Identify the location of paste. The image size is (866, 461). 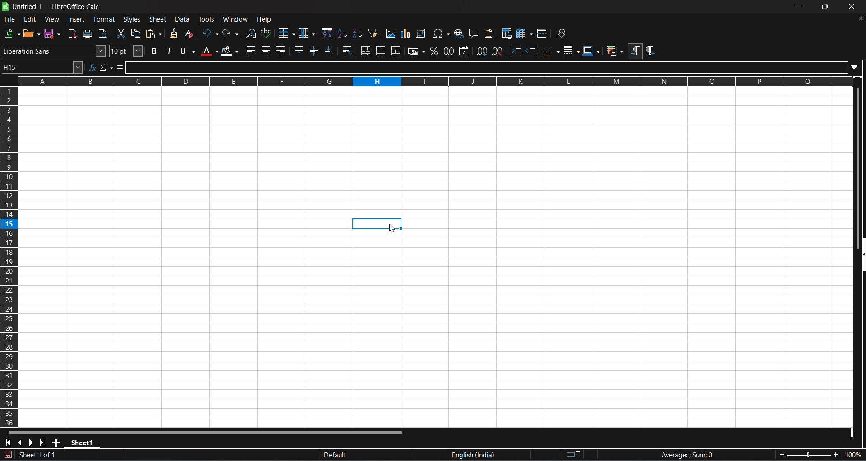
(154, 33).